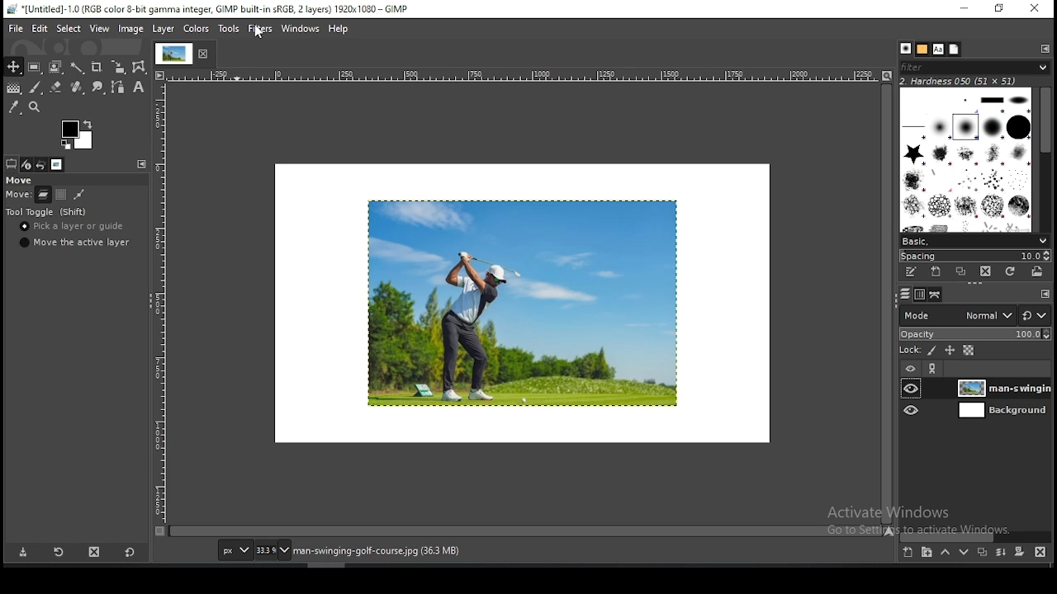 Image resolution: width=1057 pixels, height=594 pixels. I want to click on link, so click(933, 368).